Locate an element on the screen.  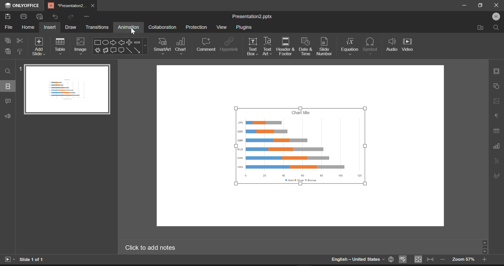
Rectangle is located at coordinates (98, 42).